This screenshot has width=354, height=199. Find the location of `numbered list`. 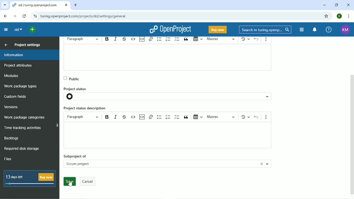

numbered list is located at coordinates (168, 116).